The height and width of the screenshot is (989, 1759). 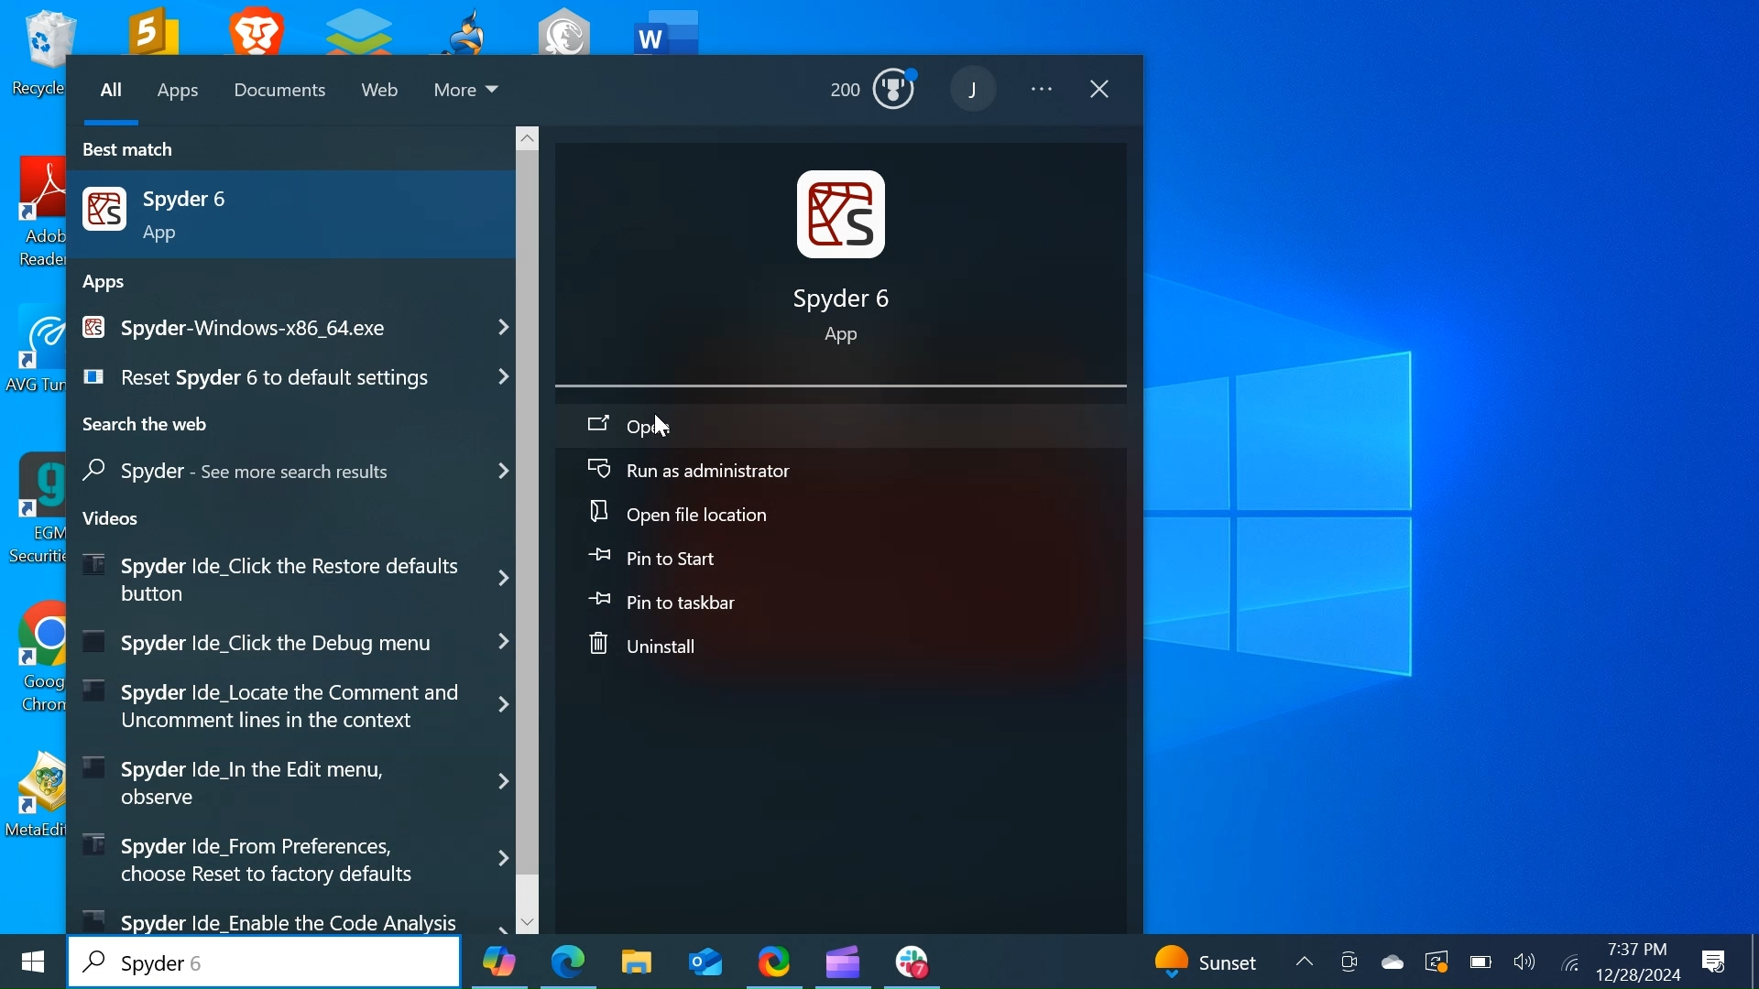 I want to click on Cursor, so click(x=661, y=428).